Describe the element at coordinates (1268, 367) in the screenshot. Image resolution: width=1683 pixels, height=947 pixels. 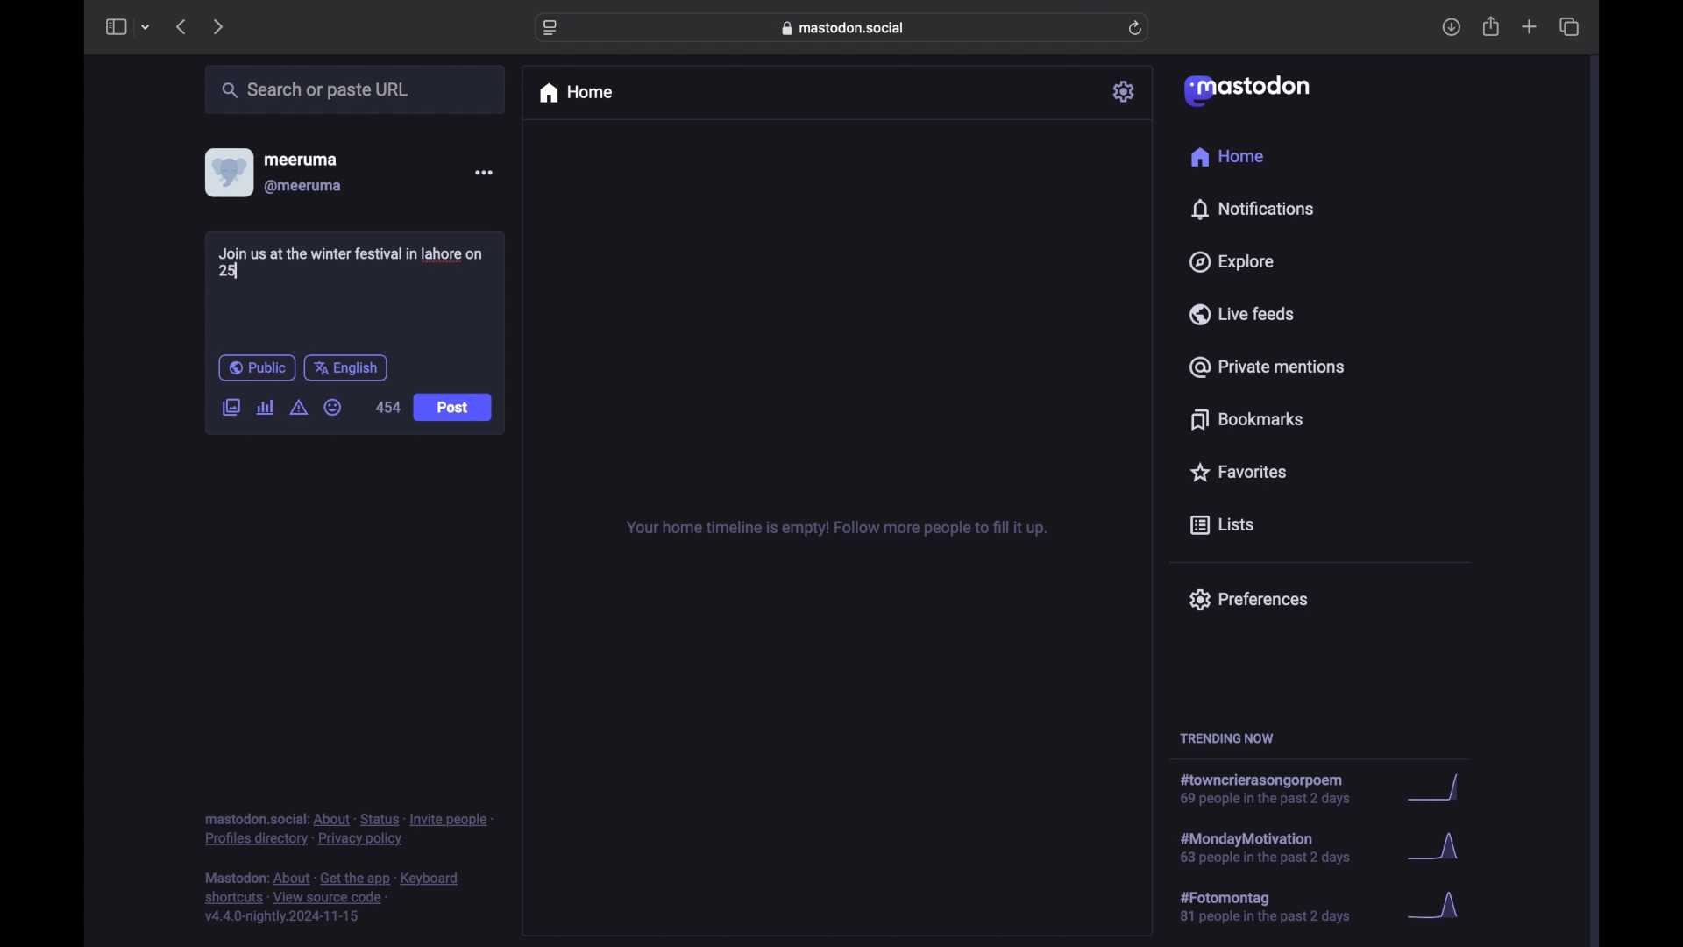
I see `private mentions` at that location.